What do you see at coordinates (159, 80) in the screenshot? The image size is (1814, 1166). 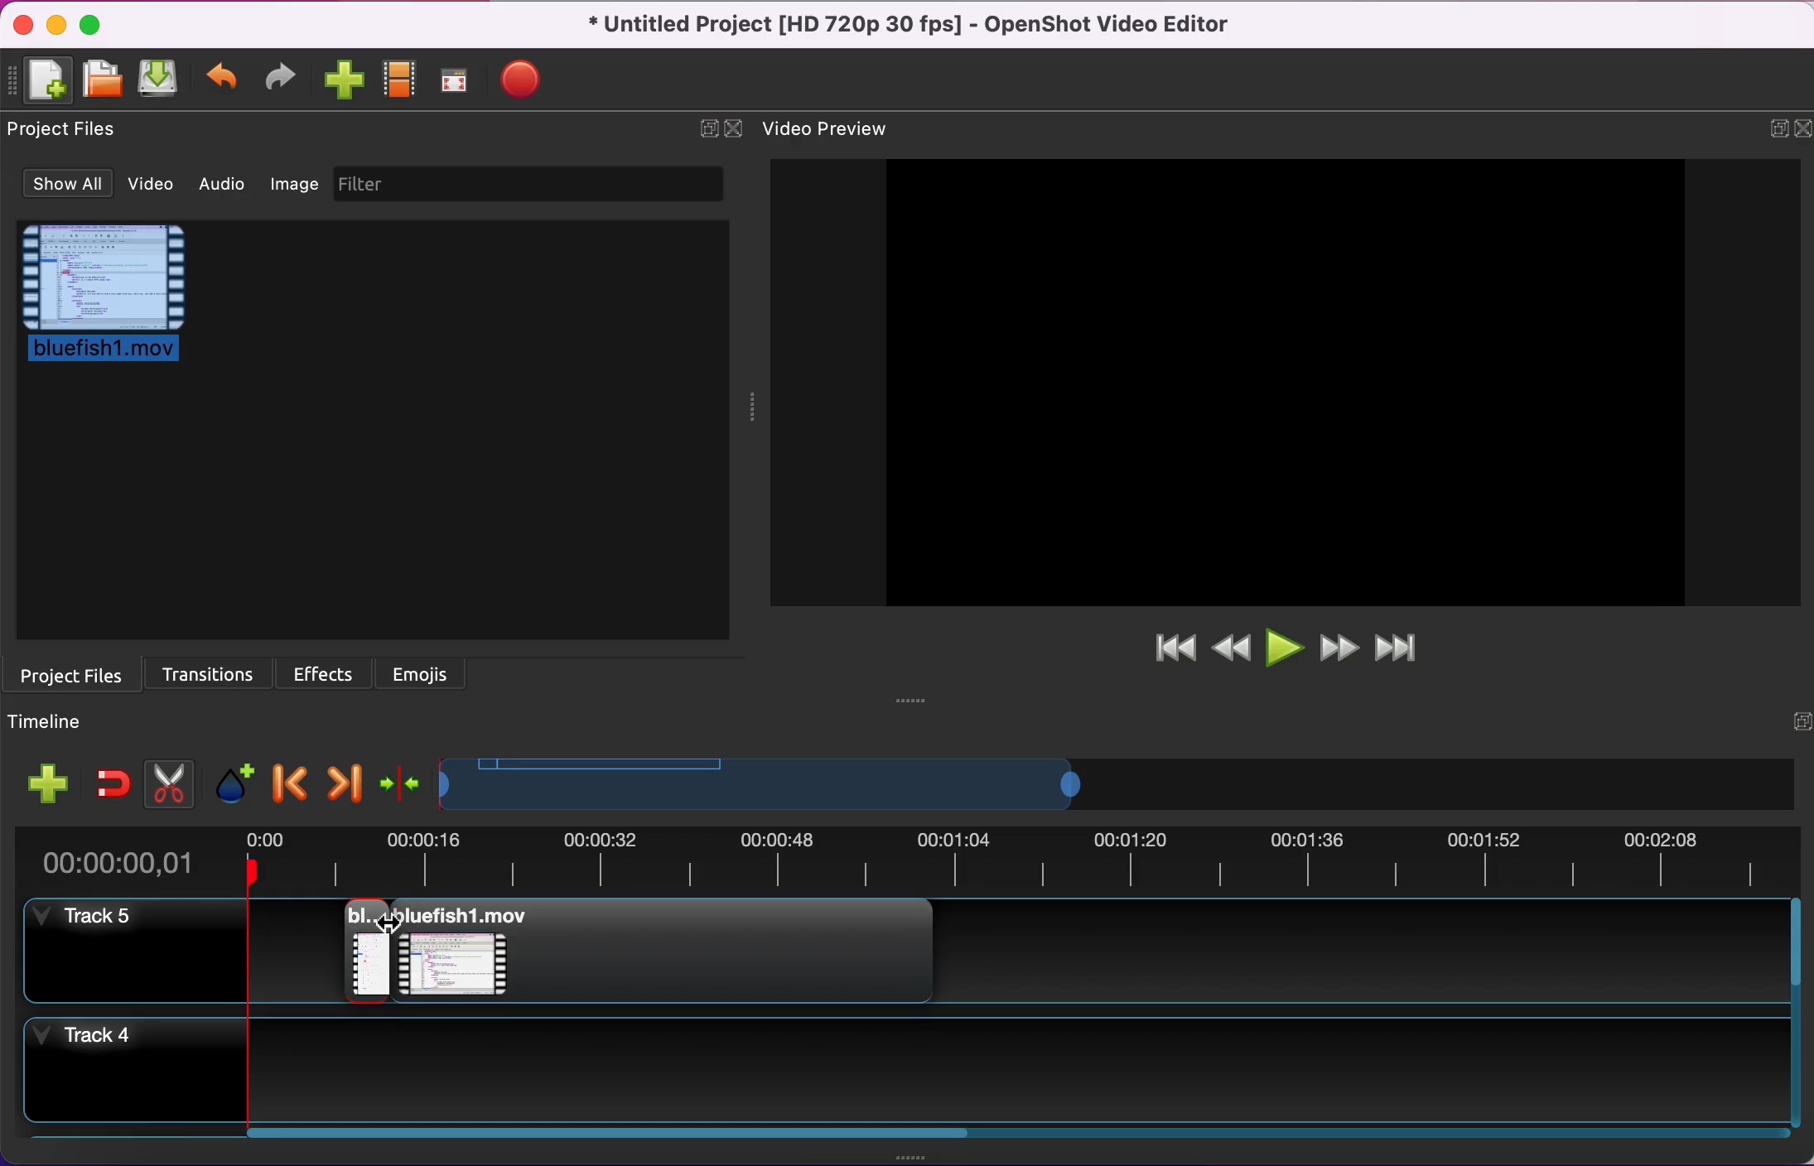 I see `save project` at bounding box center [159, 80].